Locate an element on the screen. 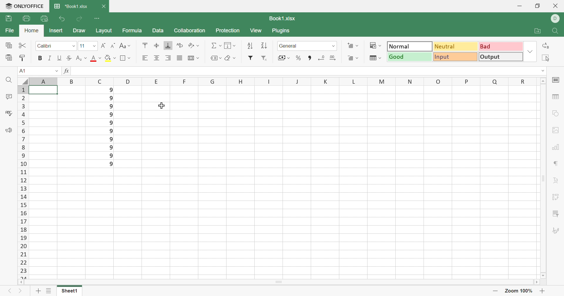 The height and width of the screenshot is (296, 564). Paste is located at coordinates (9, 58).